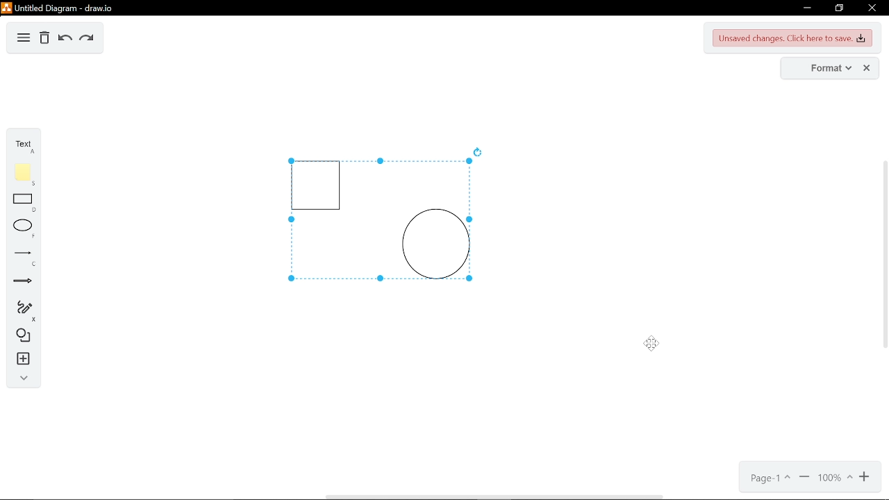  I want to click on untitled diagram - draw.io, so click(58, 7).